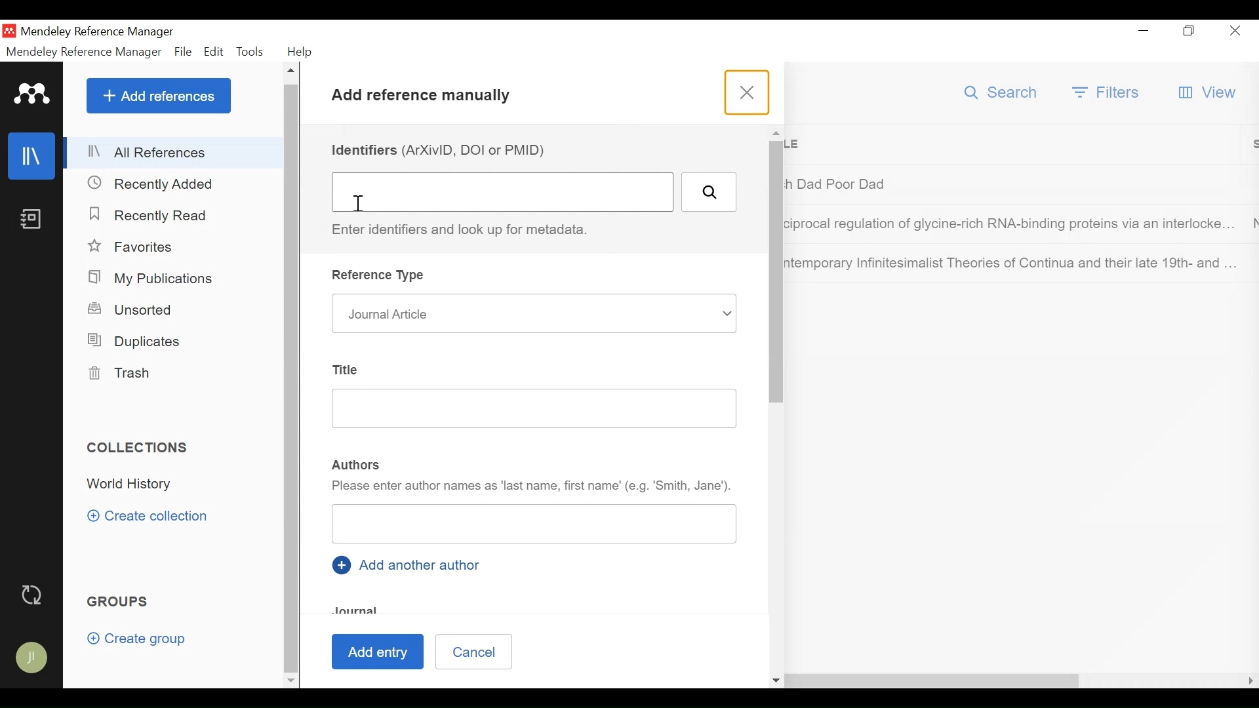 The image size is (1259, 708). I want to click on Mendeley Reference Manager, so click(85, 52).